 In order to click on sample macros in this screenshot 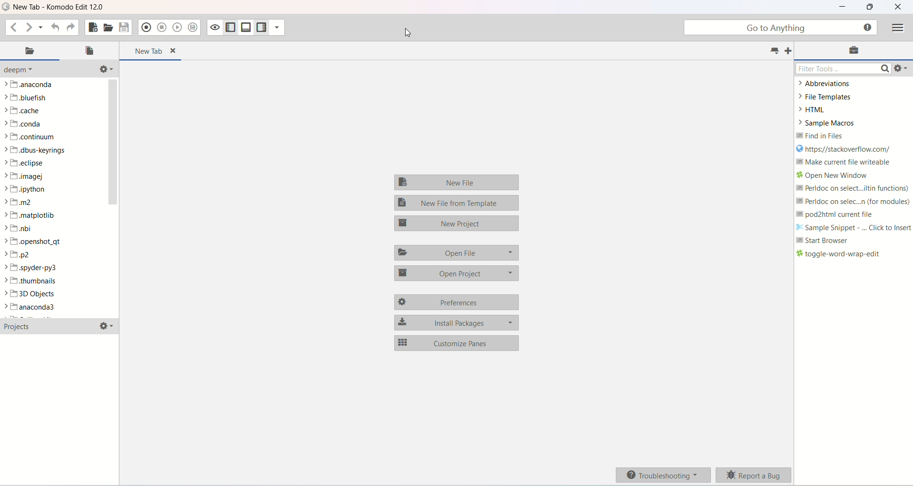, I will do `click(827, 123)`.